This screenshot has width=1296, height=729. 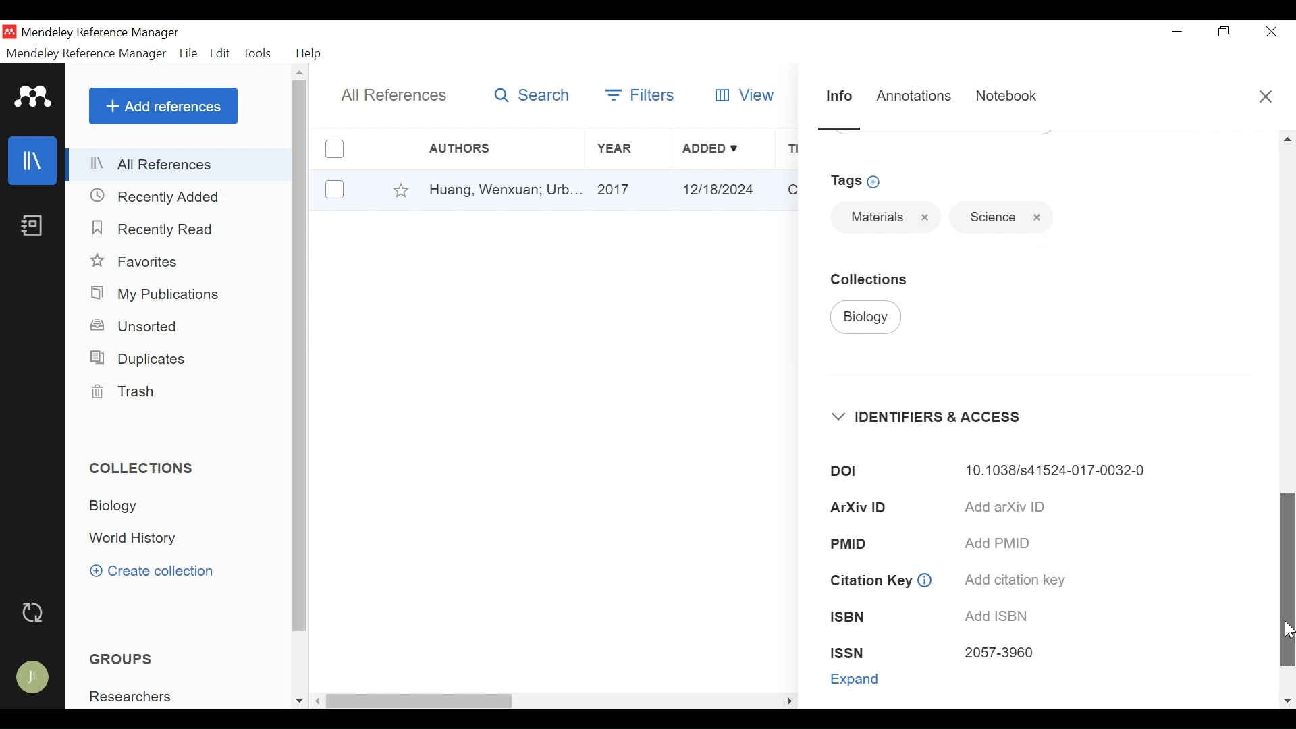 I want to click on PMID, so click(x=849, y=543).